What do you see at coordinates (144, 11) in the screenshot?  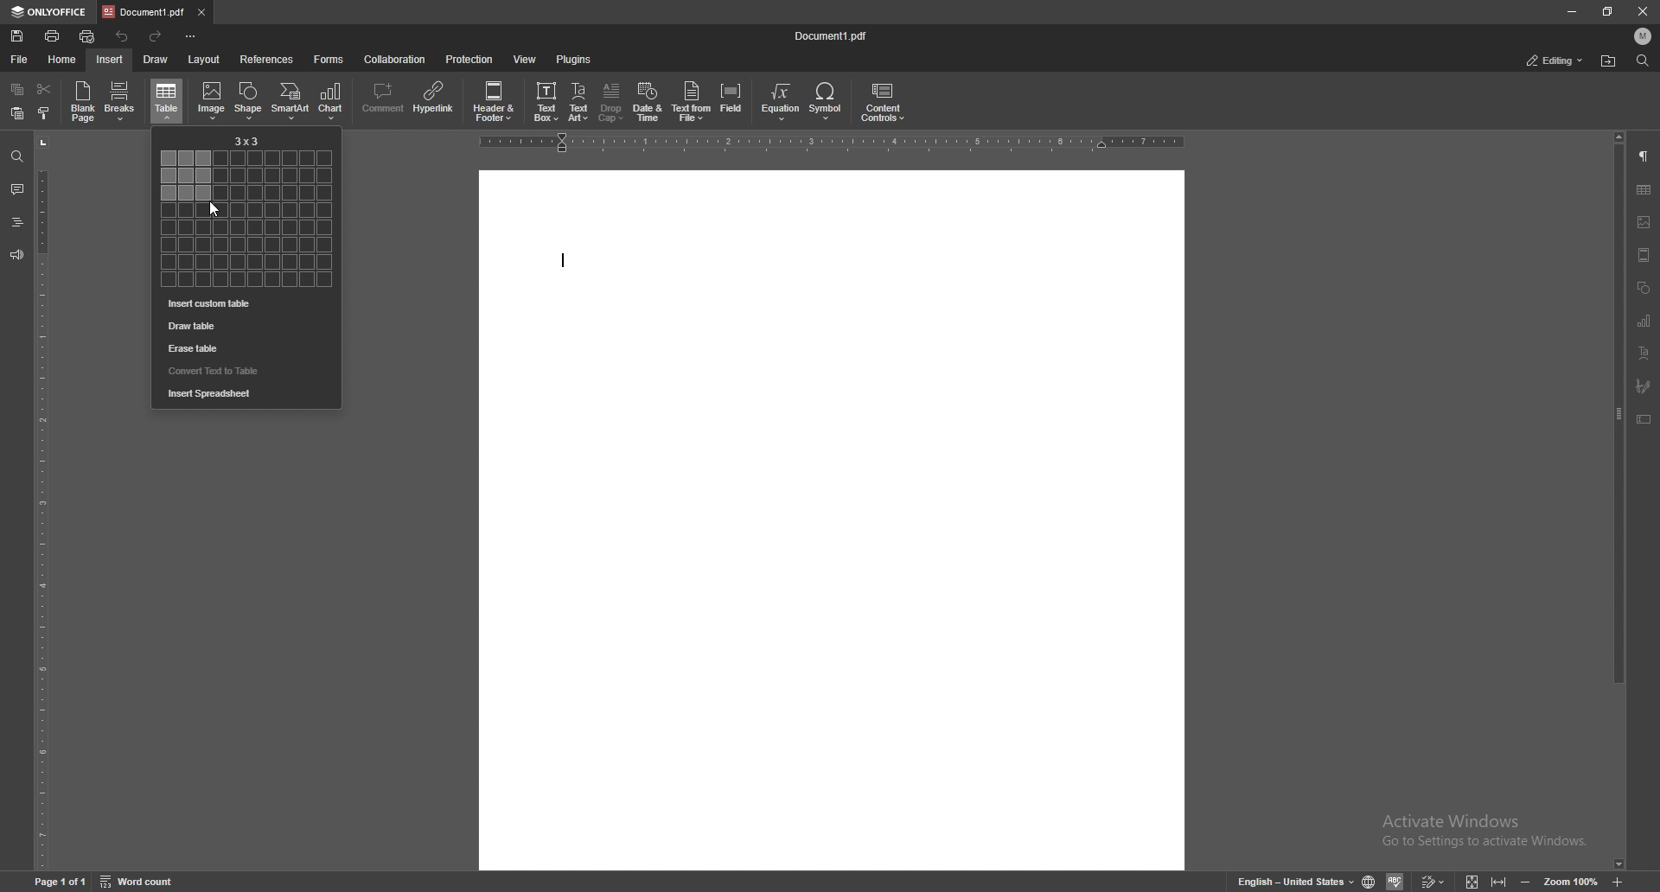 I see `tab` at bounding box center [144, 11].